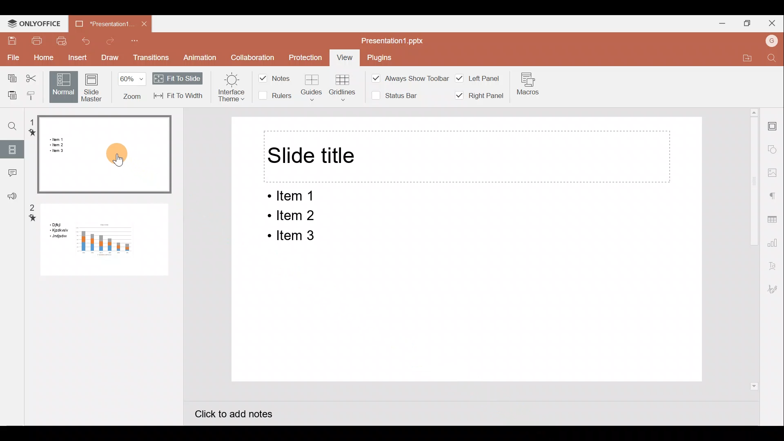 The image size is (784, 441). Describe the element at coordinates (769, 42) in the screenshot. I see `Account name` at that location.